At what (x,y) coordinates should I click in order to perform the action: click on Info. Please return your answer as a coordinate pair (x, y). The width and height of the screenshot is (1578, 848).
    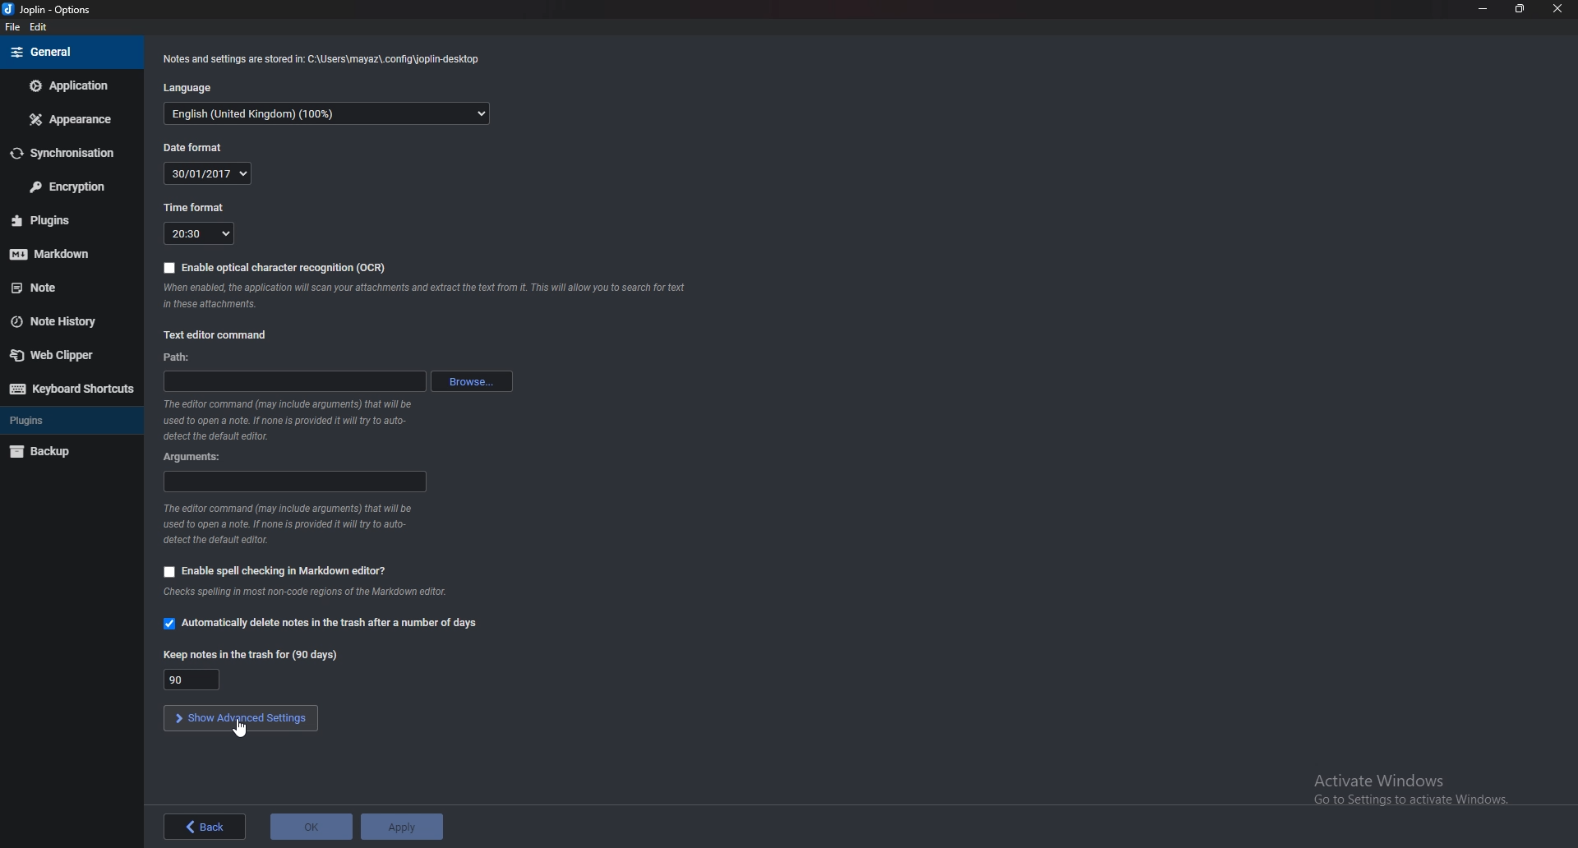
    Looking at the image, I should click on (288, 525).